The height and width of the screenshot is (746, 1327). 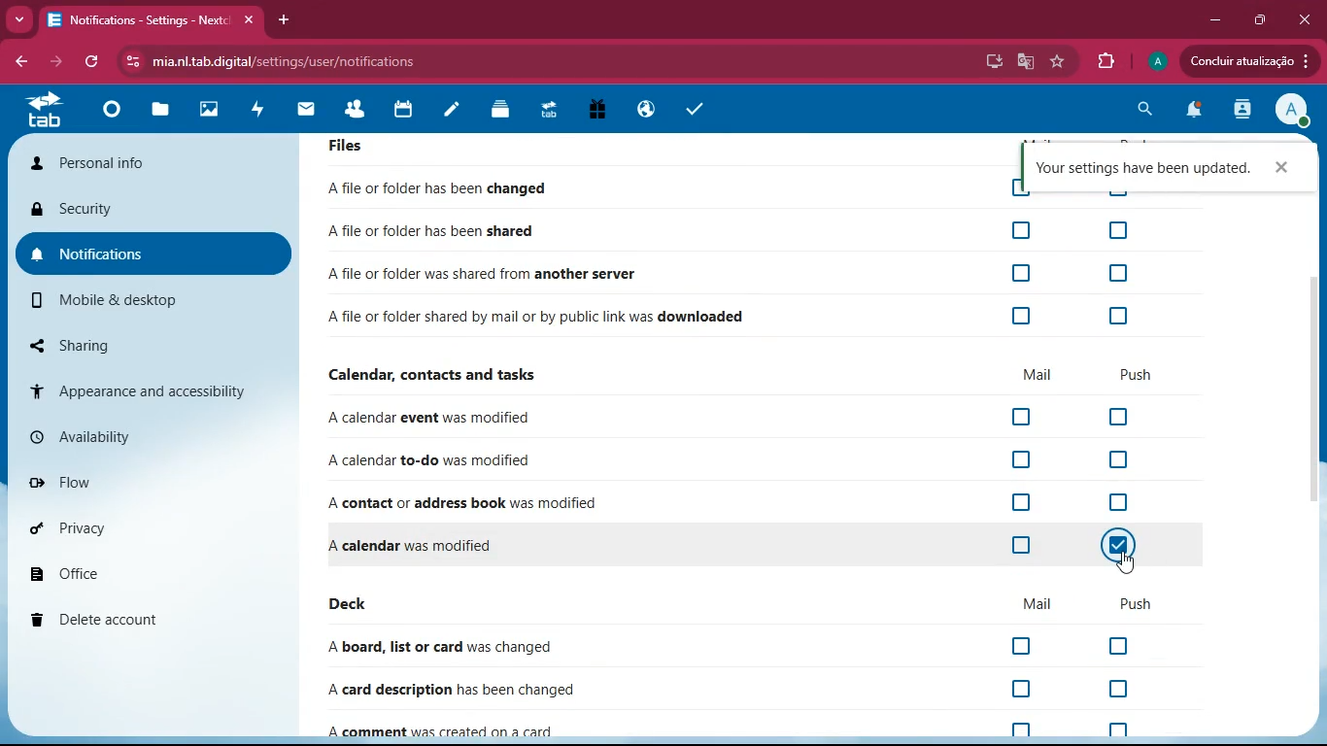 What do you see at coordinates (116, 343) in the screenshot?
I see `sharing` at bounding box center [116, 343].